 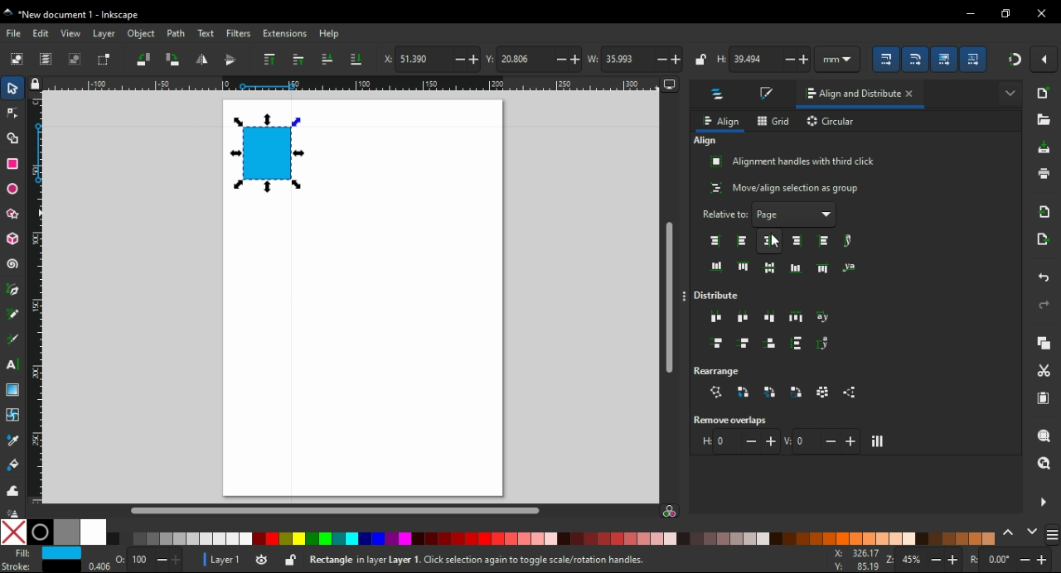 I want to click on color palette, so click(x=554, y=539).